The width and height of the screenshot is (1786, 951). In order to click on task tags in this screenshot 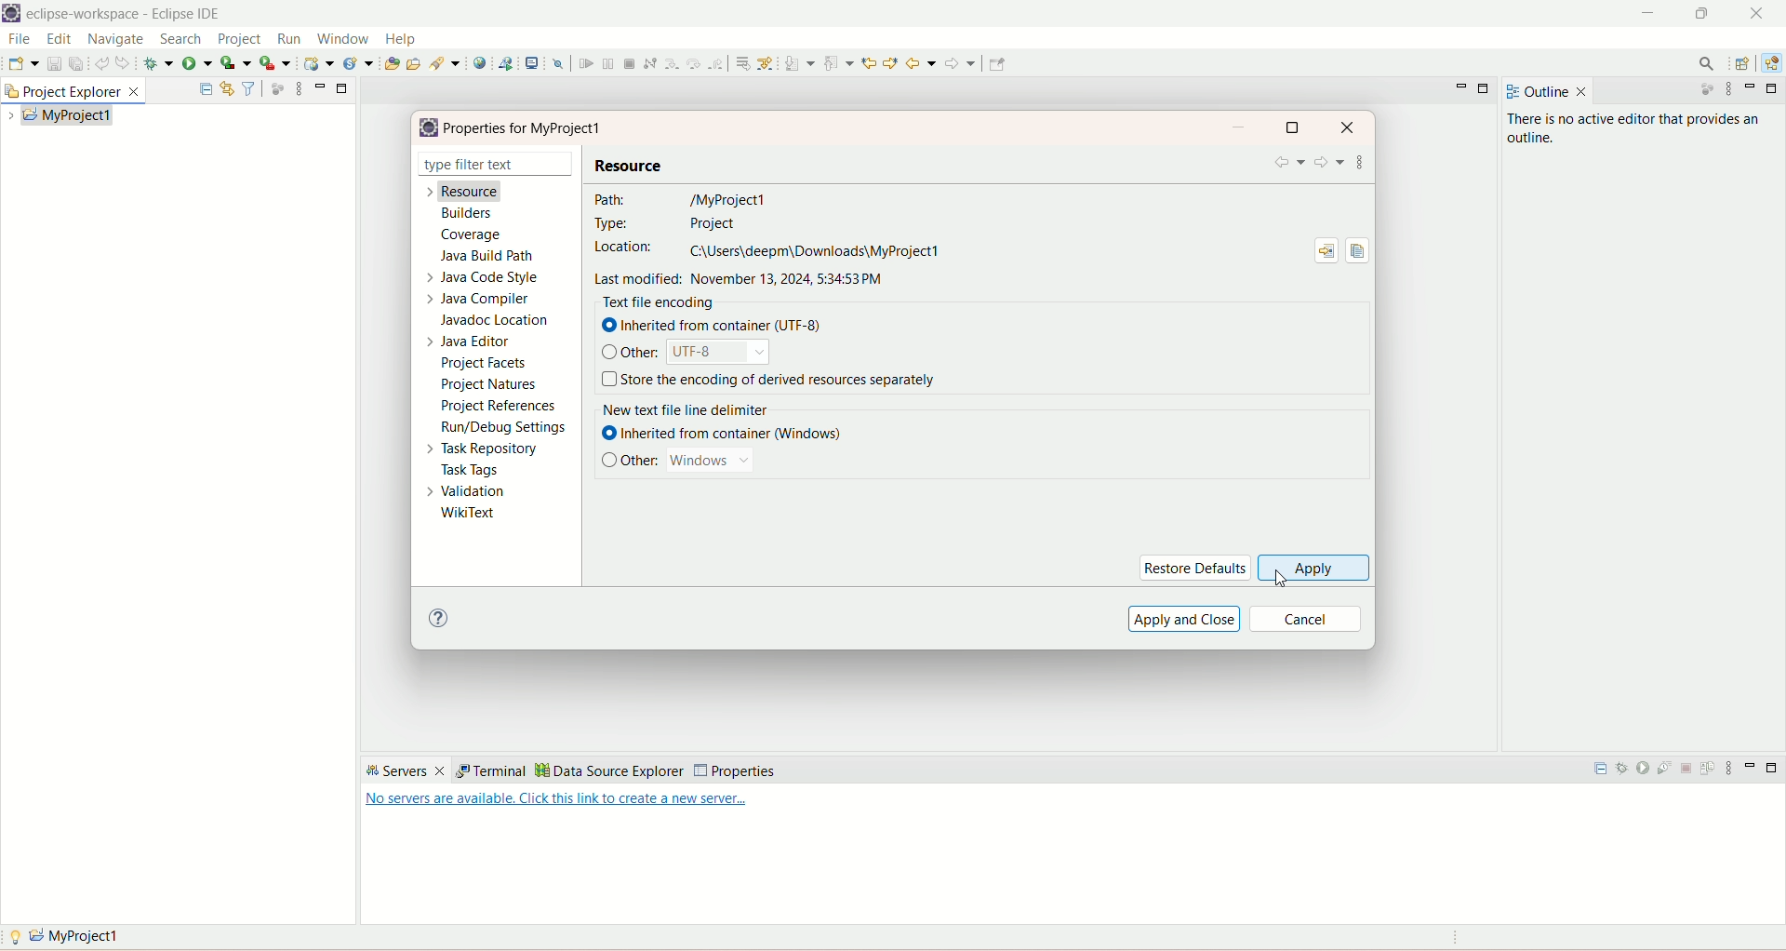, I will do `click(473, 472)`.